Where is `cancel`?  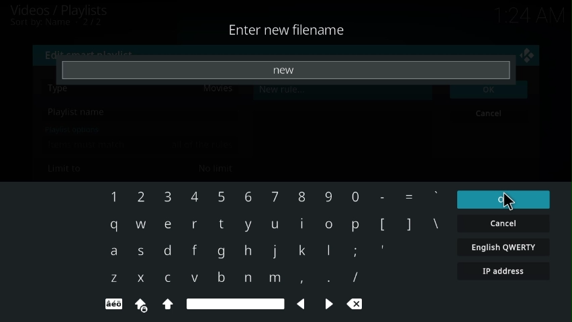 cancel is located at coordinates (504, 223).